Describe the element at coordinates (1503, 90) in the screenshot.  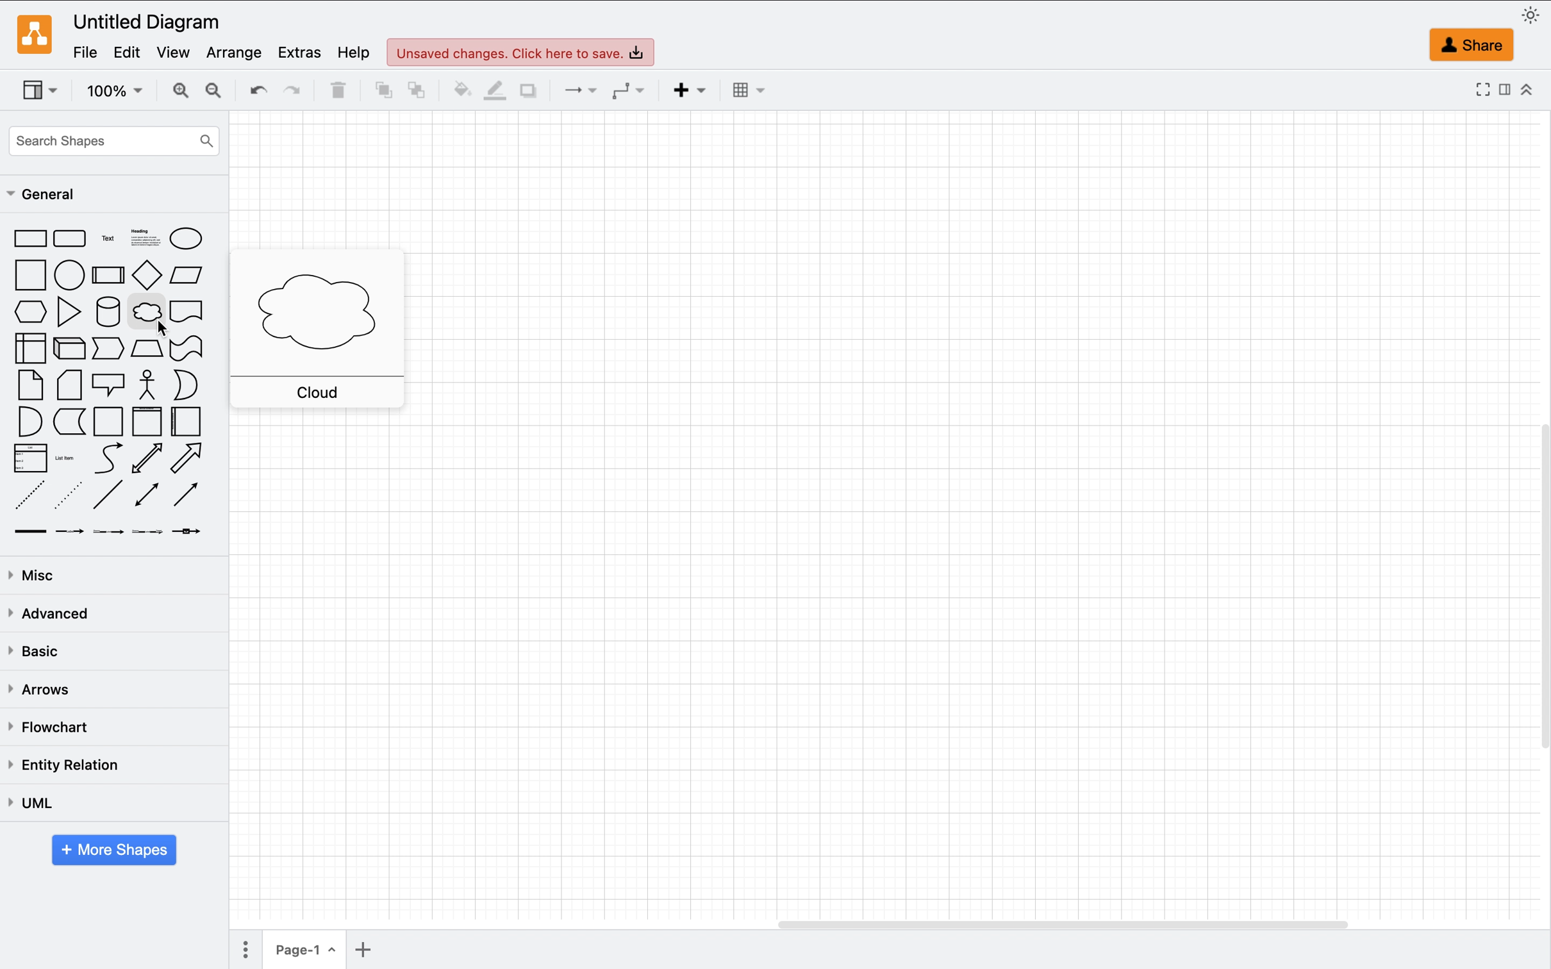
I see `format` at that location.